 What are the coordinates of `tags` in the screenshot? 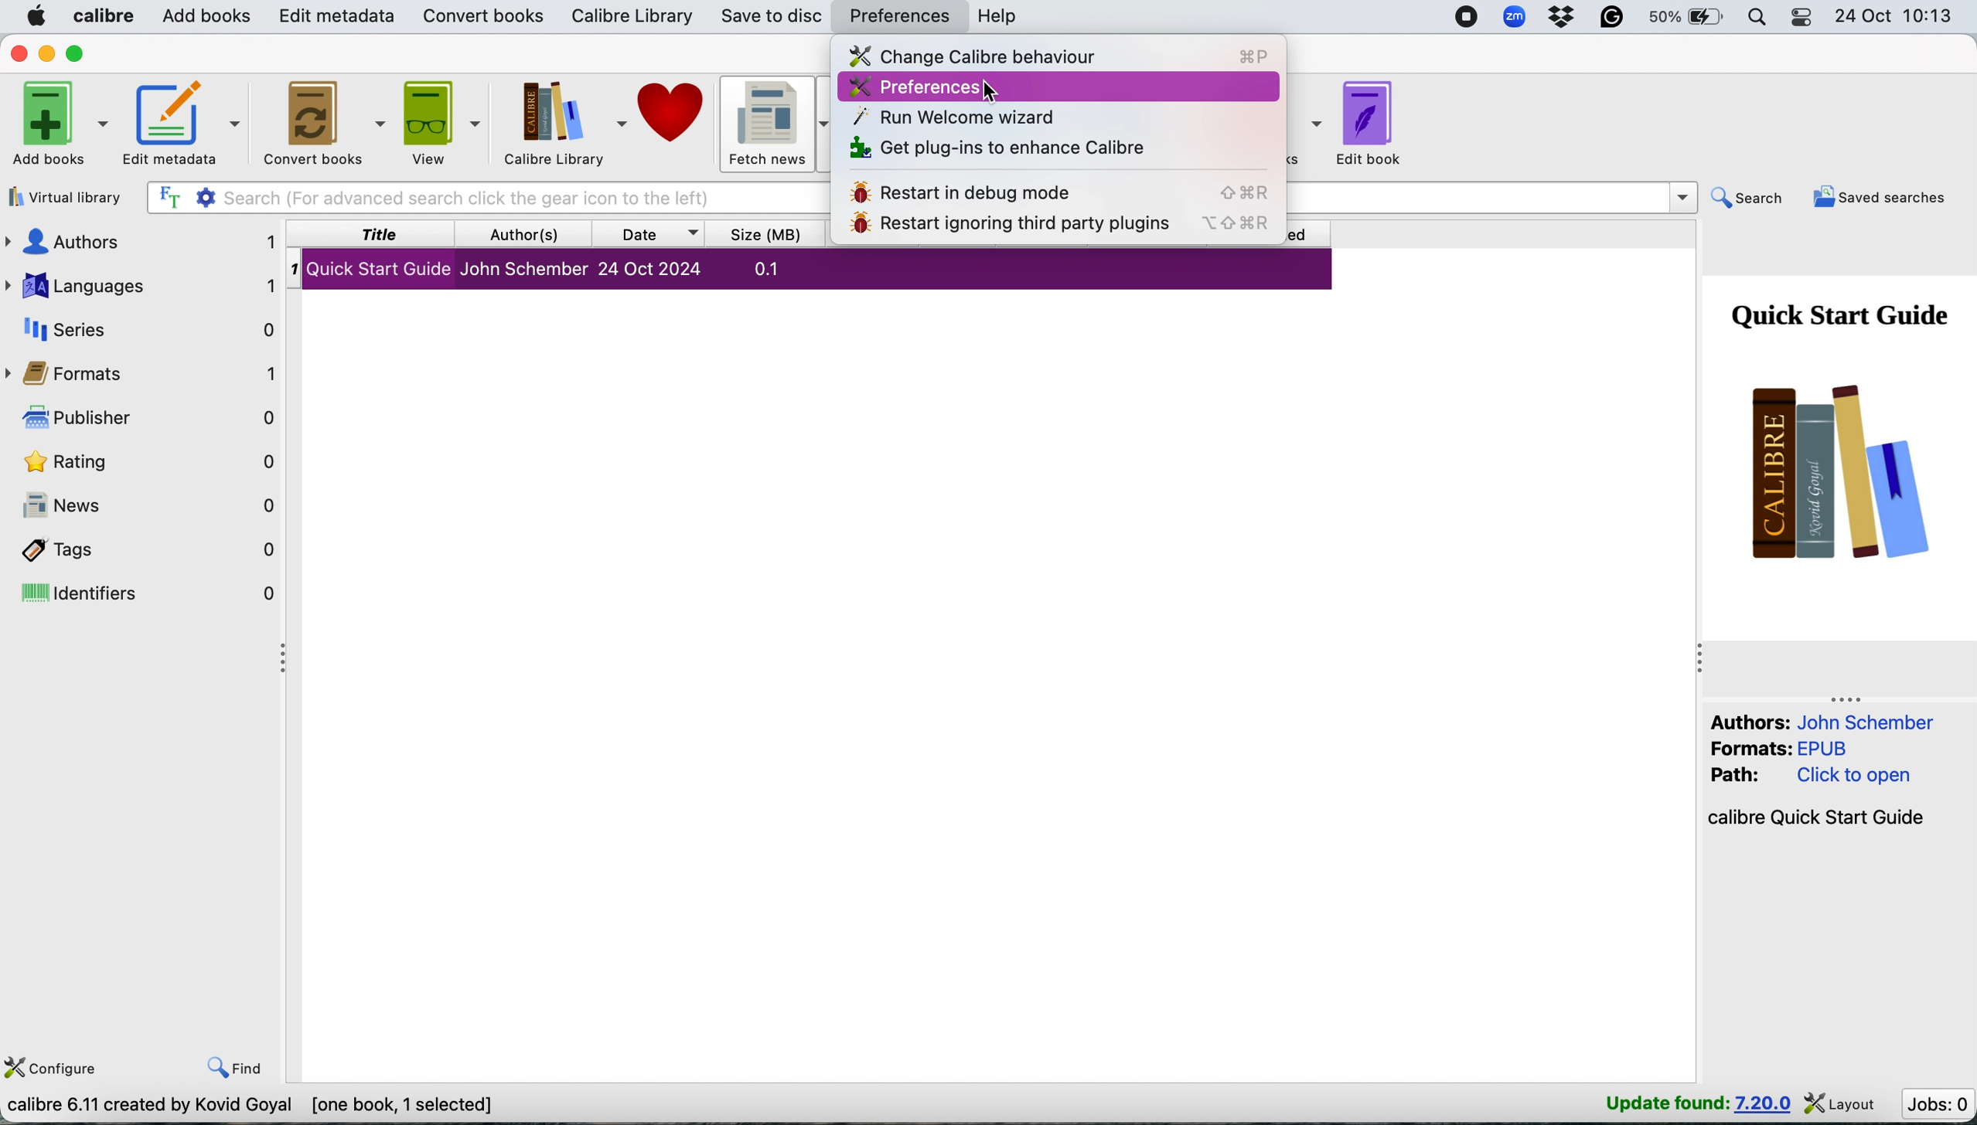 It's located at (152, 549).